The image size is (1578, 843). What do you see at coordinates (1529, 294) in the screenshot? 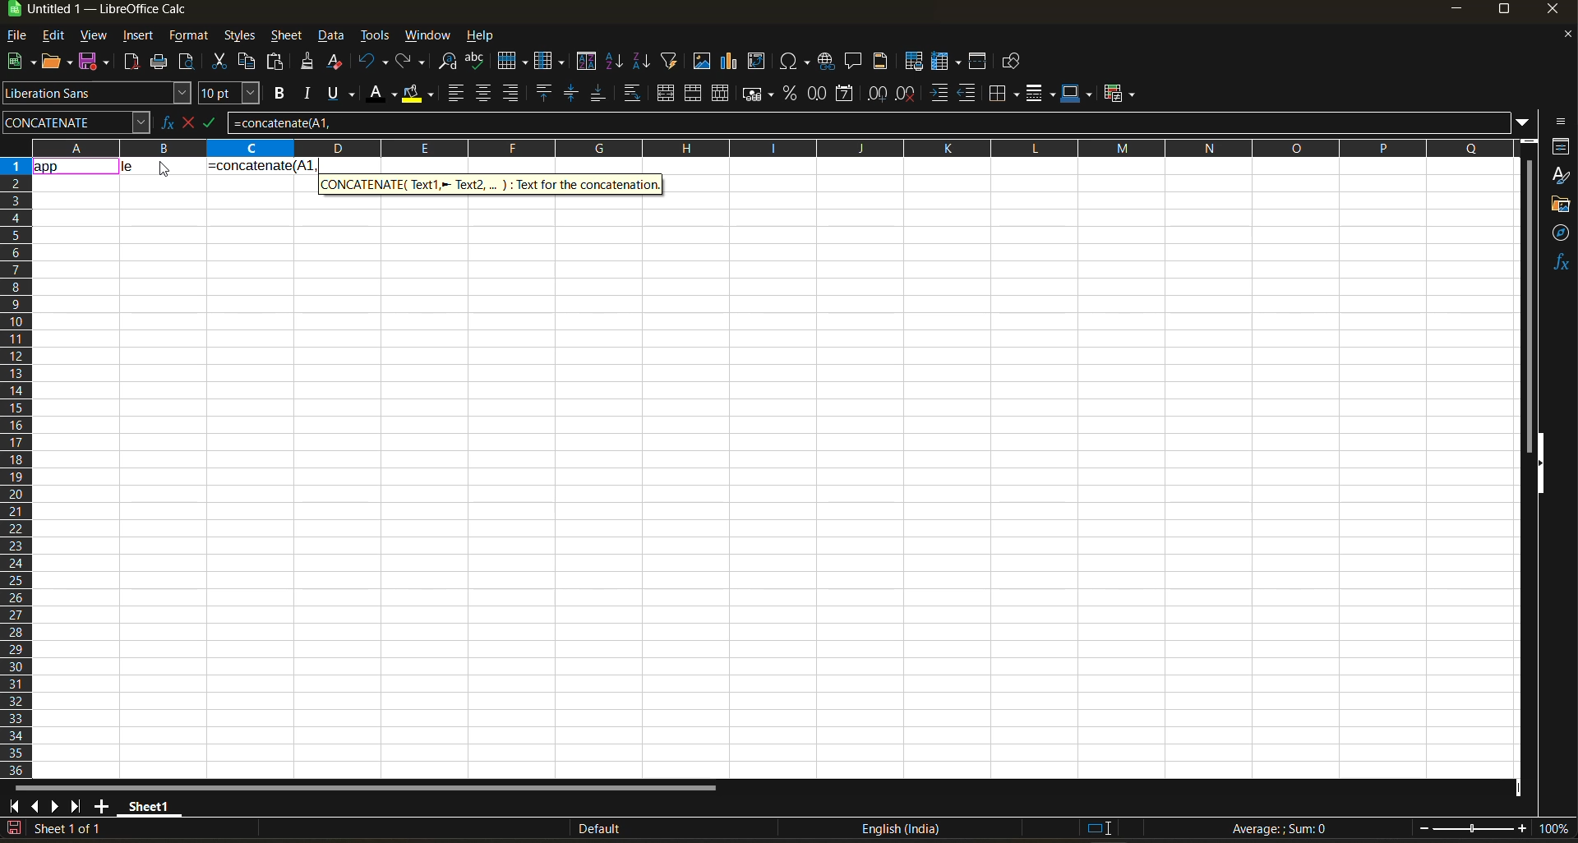
I see `vertical scroll bar` at bounding box center [1529, 294].